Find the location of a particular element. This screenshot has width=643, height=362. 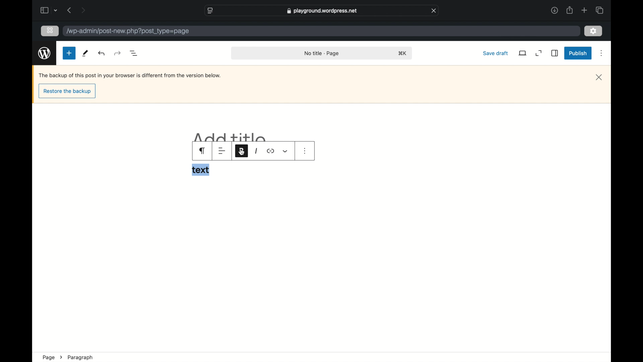

text is located at coordinates (201, 170).